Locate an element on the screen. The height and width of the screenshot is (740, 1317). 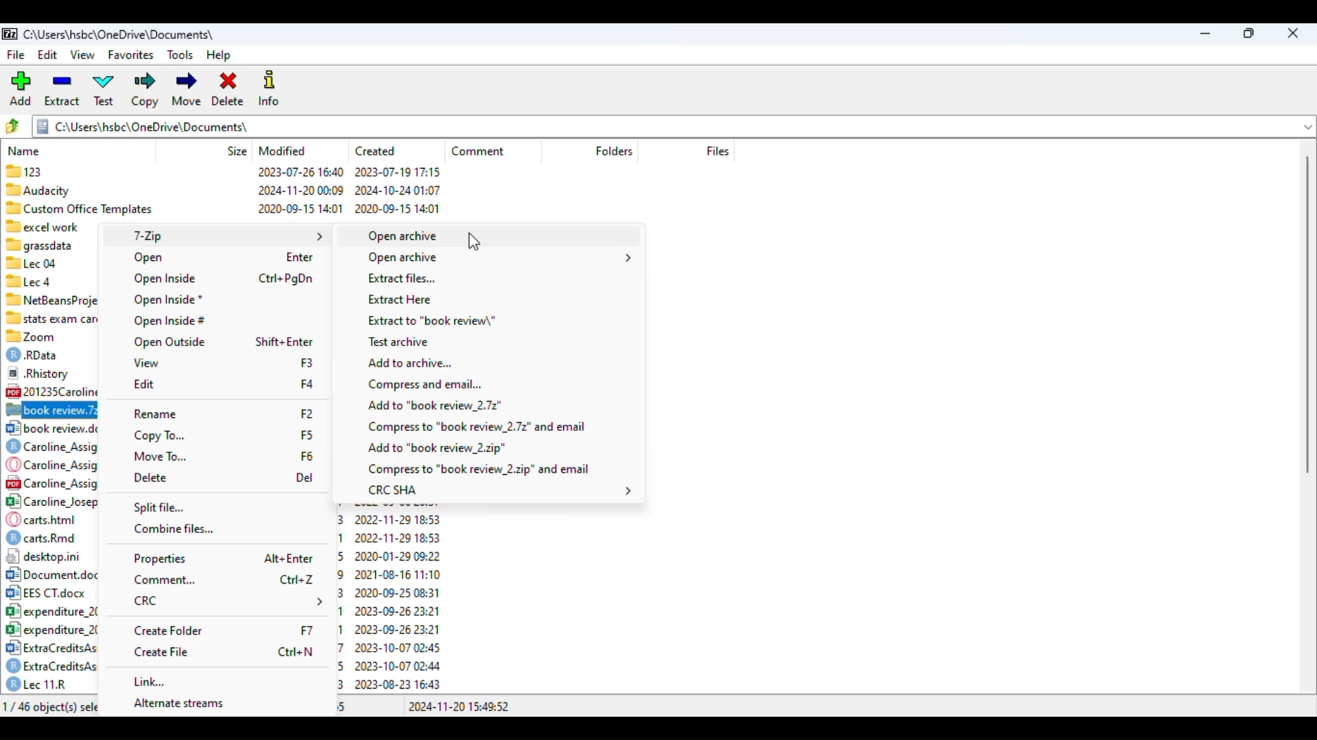
create folder is located at coordinates (167, 630).